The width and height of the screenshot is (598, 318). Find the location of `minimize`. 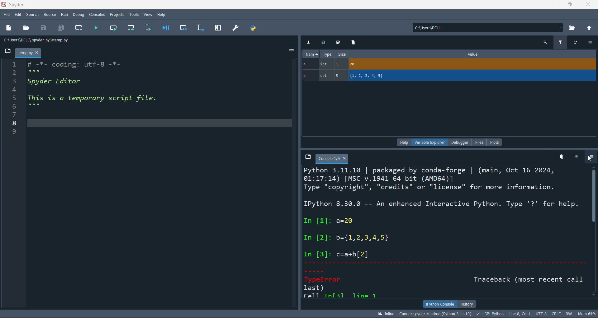

minimize is located at coordinates (551, 4).